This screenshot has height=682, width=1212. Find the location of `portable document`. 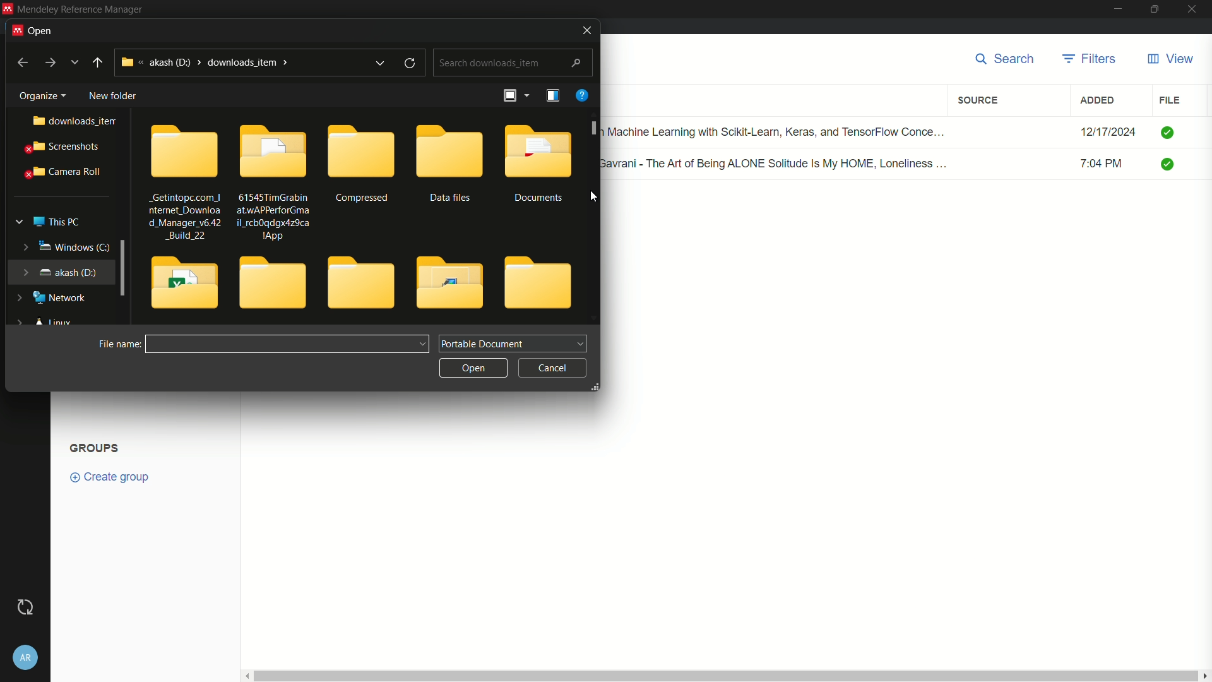

portable document is located at coordinates (514, 342).